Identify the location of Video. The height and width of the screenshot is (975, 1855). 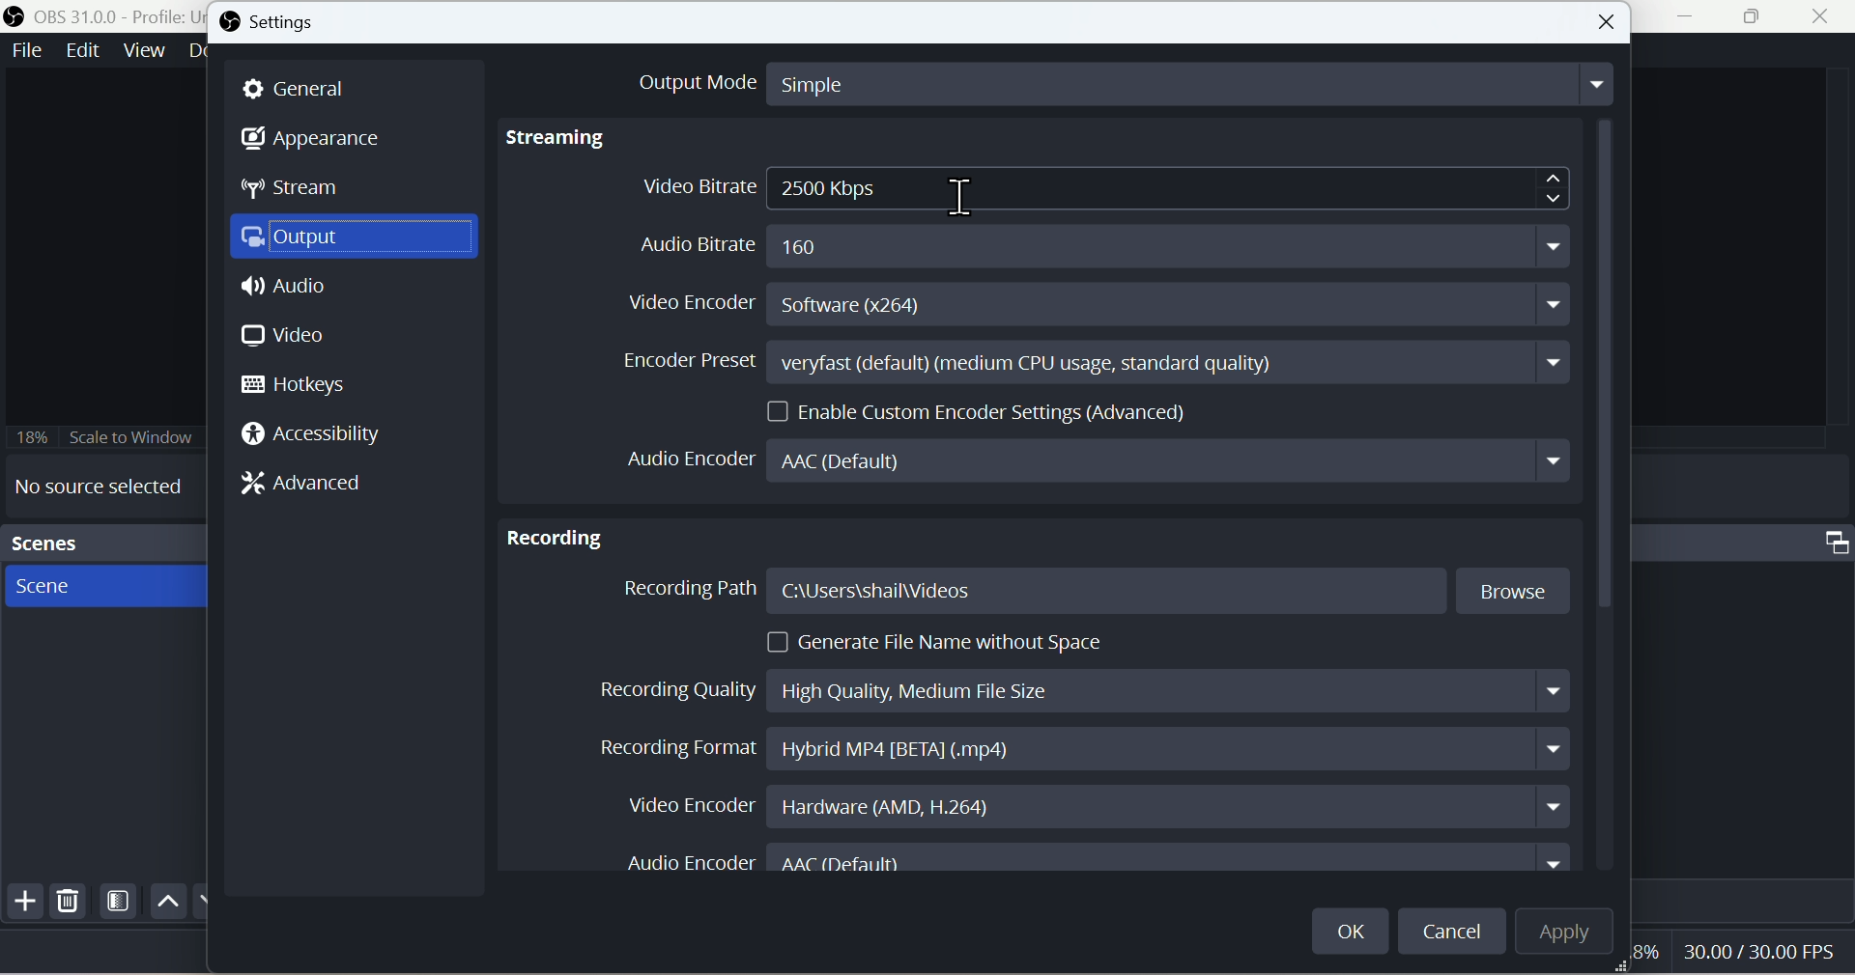
(285, 335).